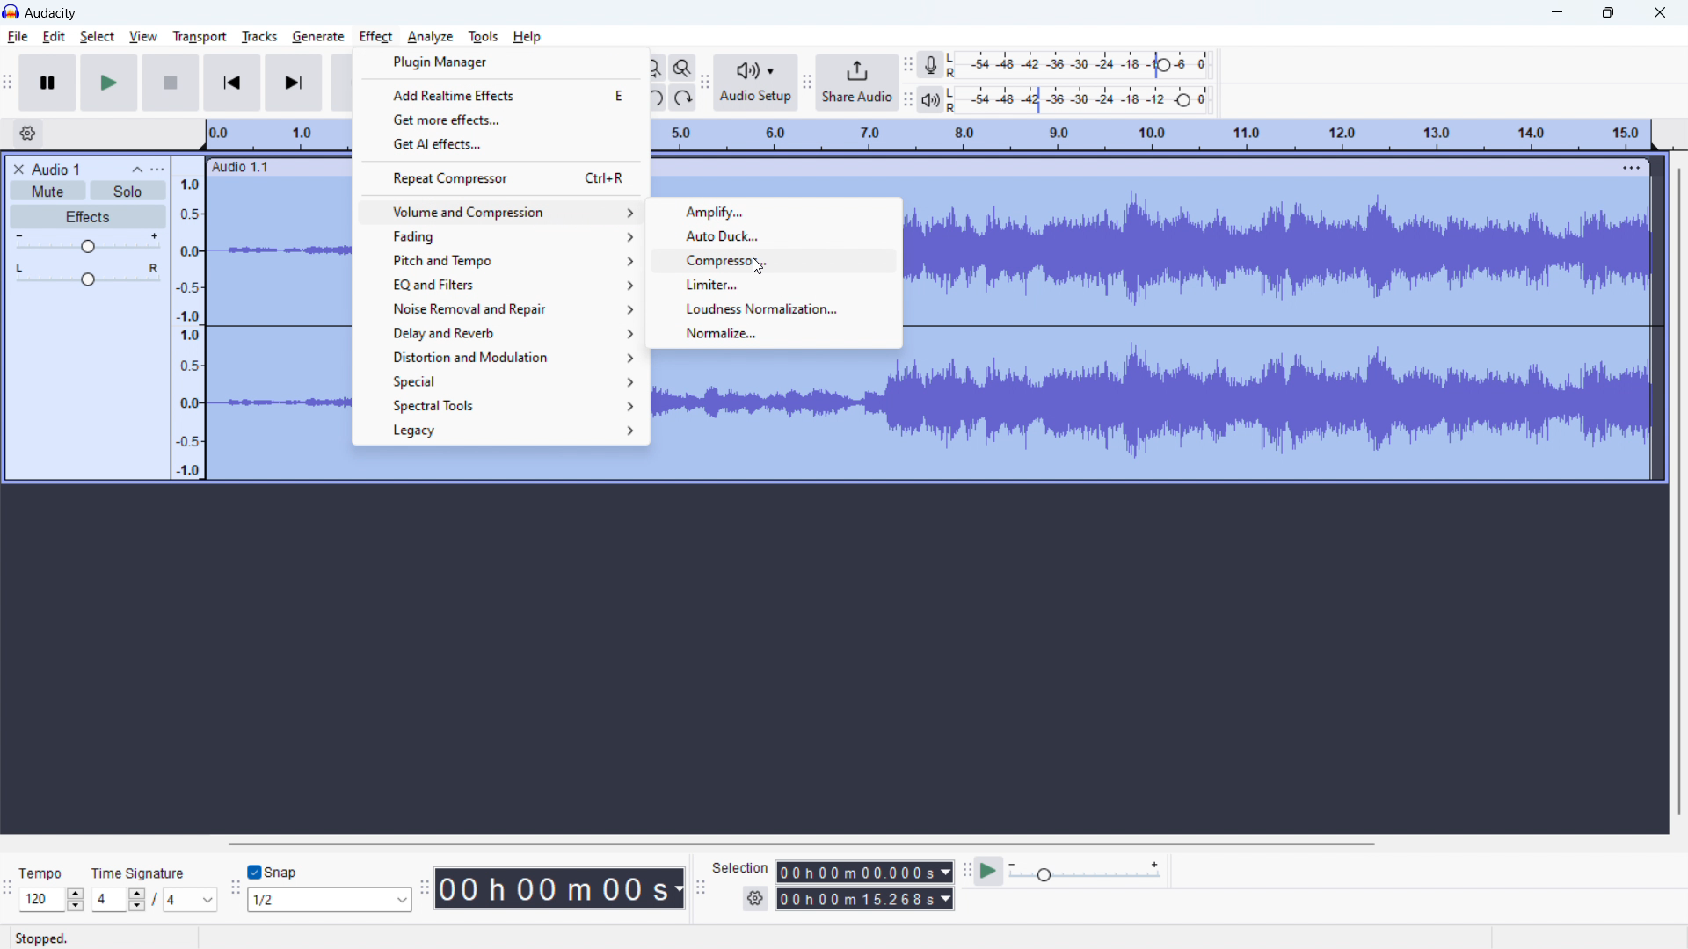 Image resolution: width=1688 pixels, height=949 pixels. Describe the element at coordinates (807, 82) in the screenshot. I see `share audio toolbar` at that location.